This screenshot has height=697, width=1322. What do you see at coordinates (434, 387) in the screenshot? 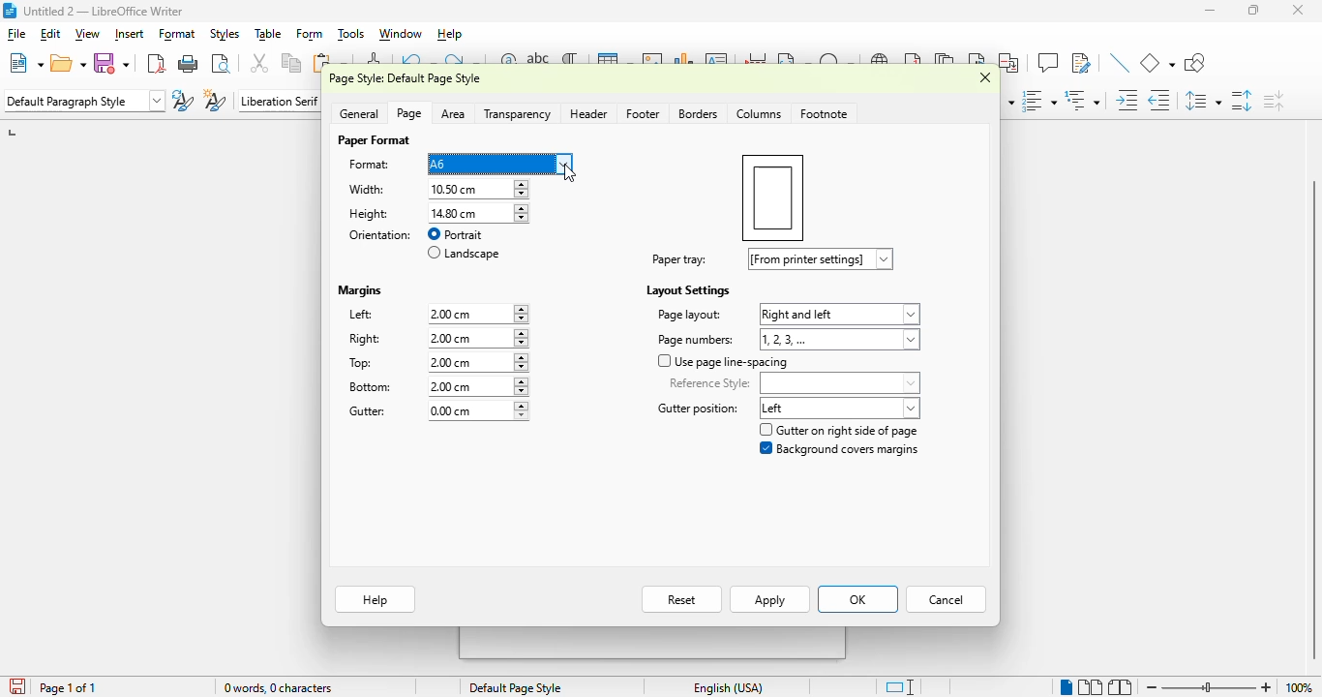
I see `bottom: 2.00 cm` at bounding box center [434, 387].